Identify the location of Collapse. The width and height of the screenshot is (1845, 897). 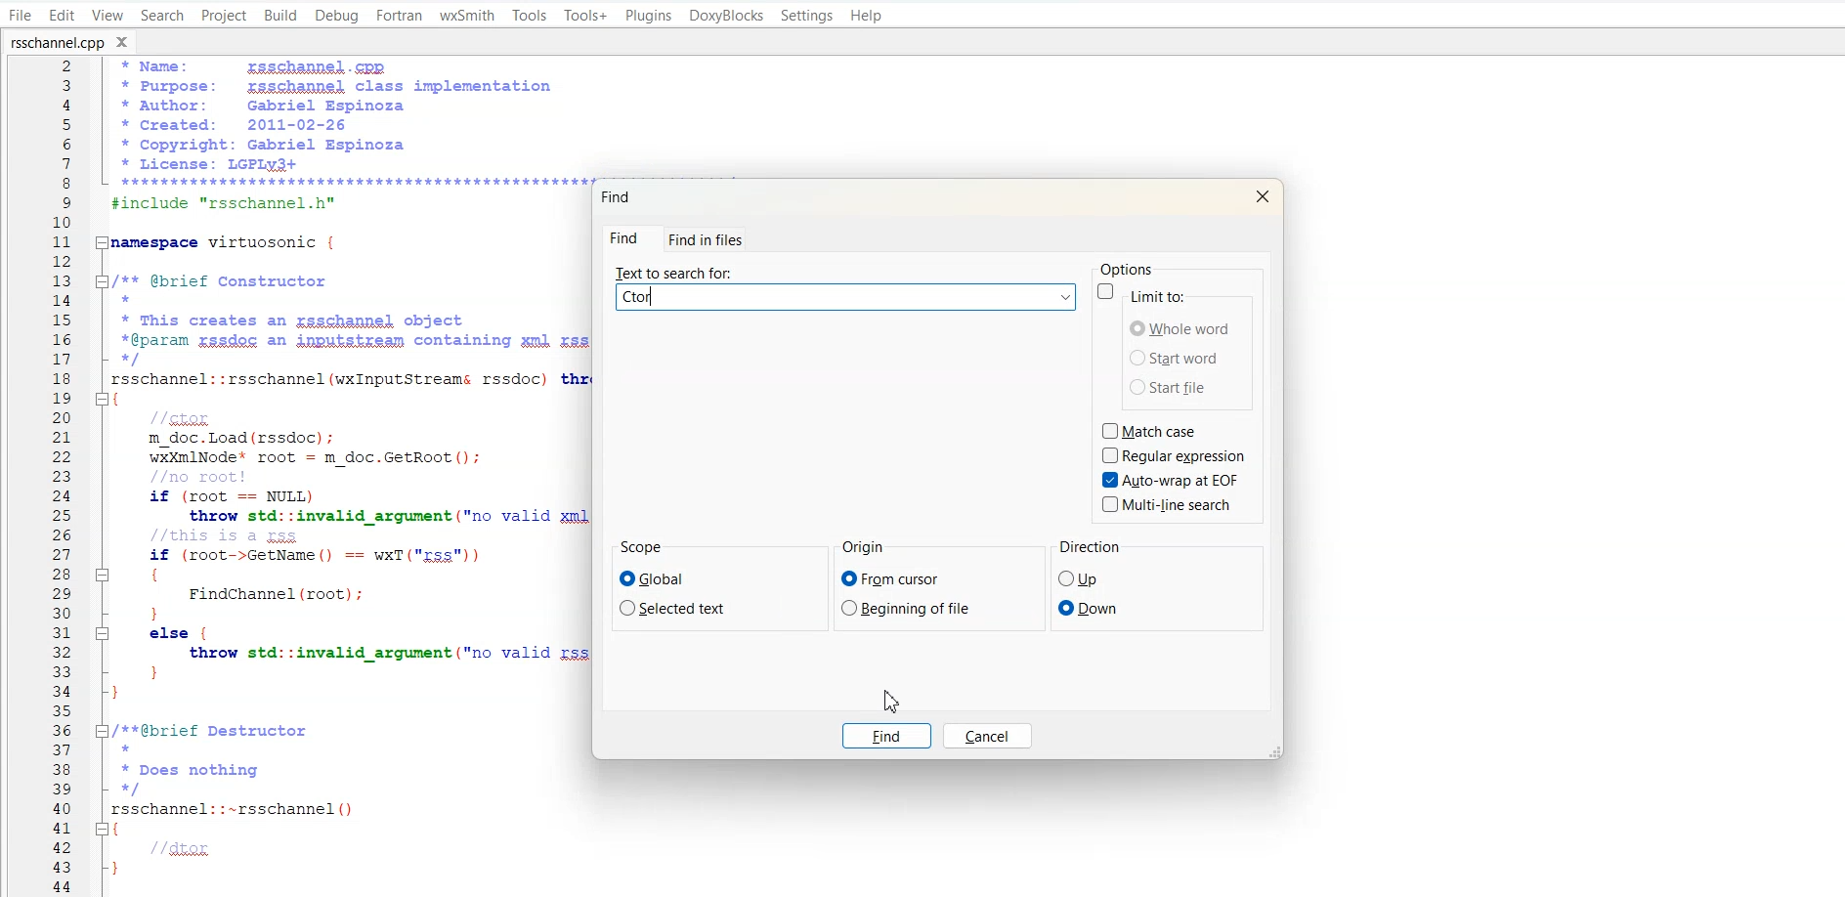
(102, 575).